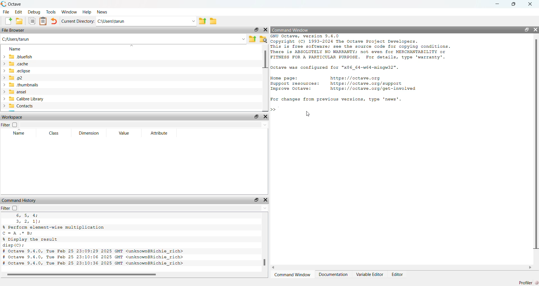 The image size is (539, 286). Describe the element at coordinates (144, 124) in the screenshot. I see `Dropdown` at that location.